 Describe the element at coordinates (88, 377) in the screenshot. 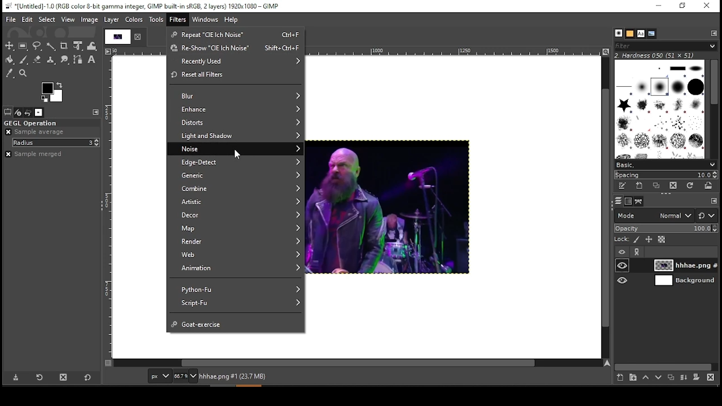

I see `restore to defaults` at that location.